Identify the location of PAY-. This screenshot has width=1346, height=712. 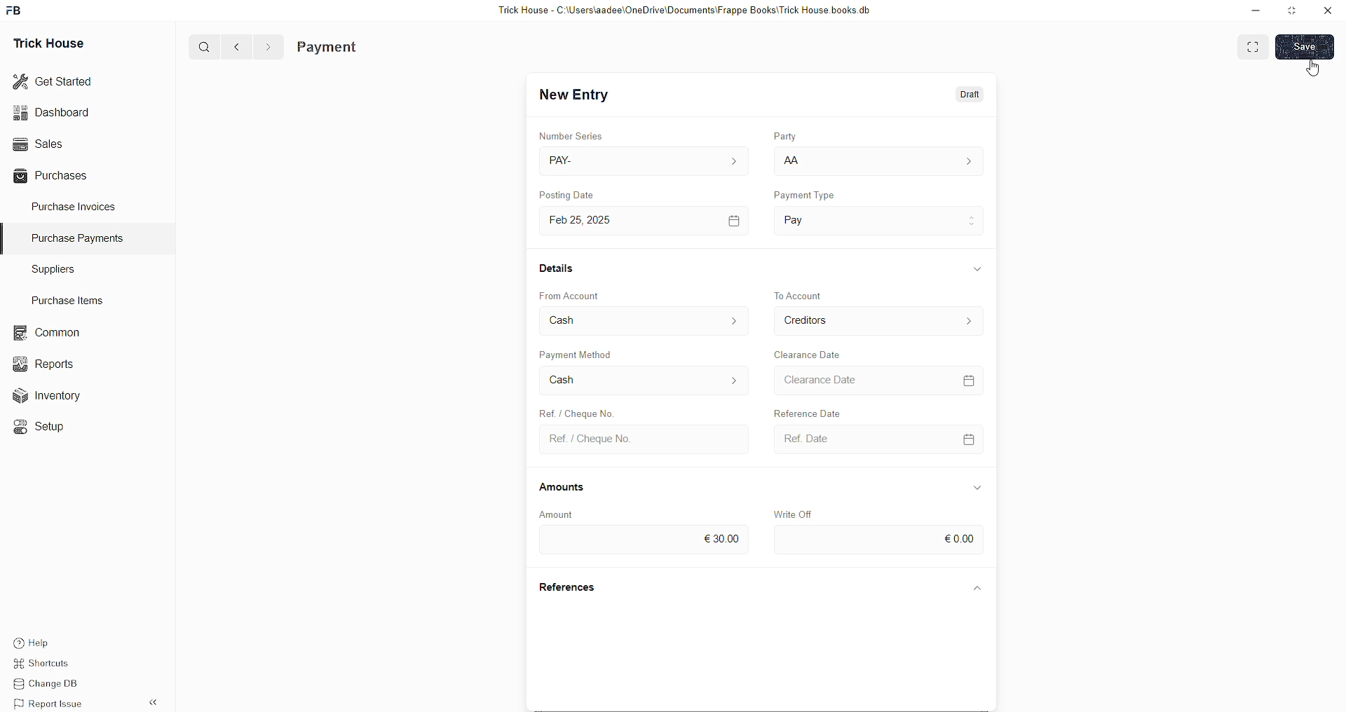
(573, 163).